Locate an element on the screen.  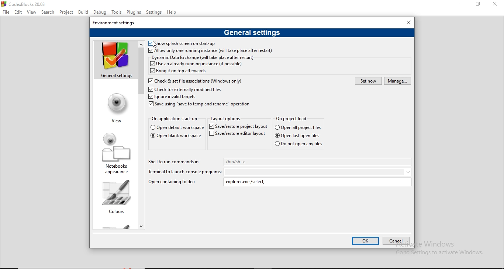
Open default workspace is located at coordinates (177, 128).